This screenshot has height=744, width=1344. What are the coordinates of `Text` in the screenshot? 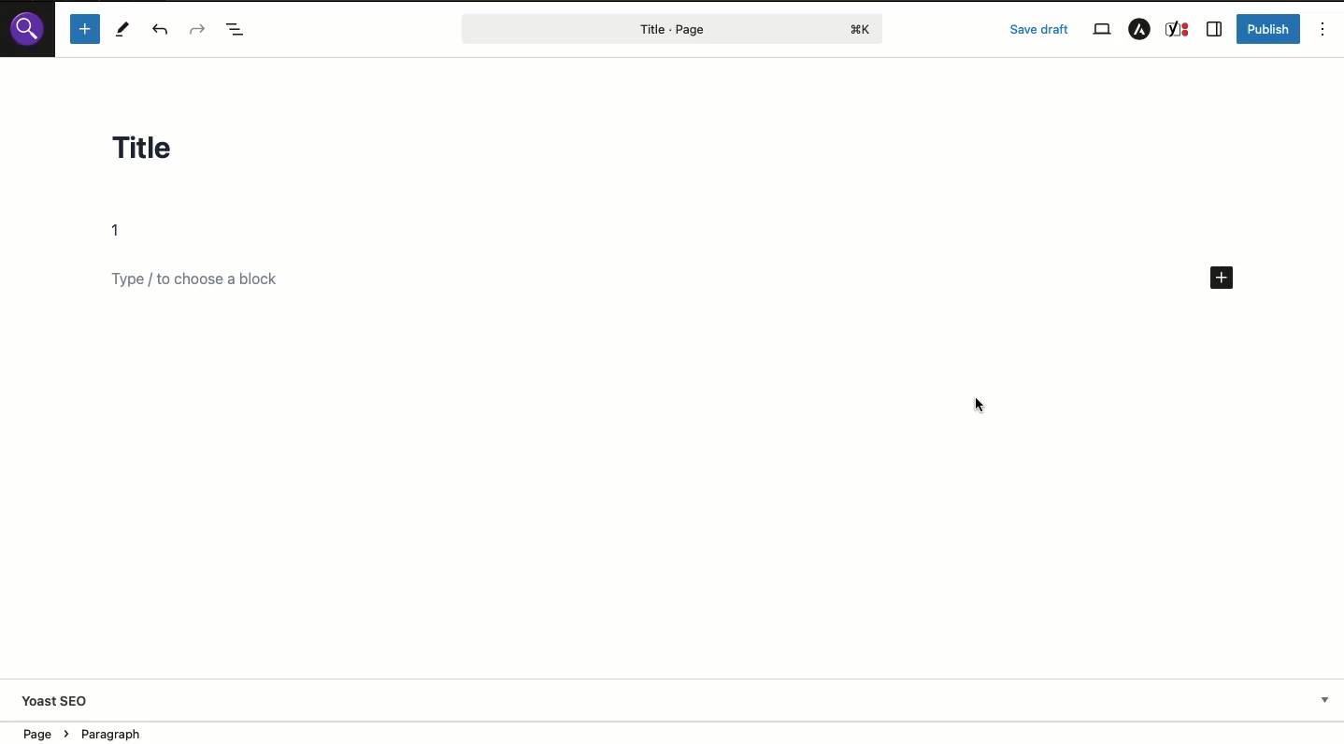 It's located at (122, 231).